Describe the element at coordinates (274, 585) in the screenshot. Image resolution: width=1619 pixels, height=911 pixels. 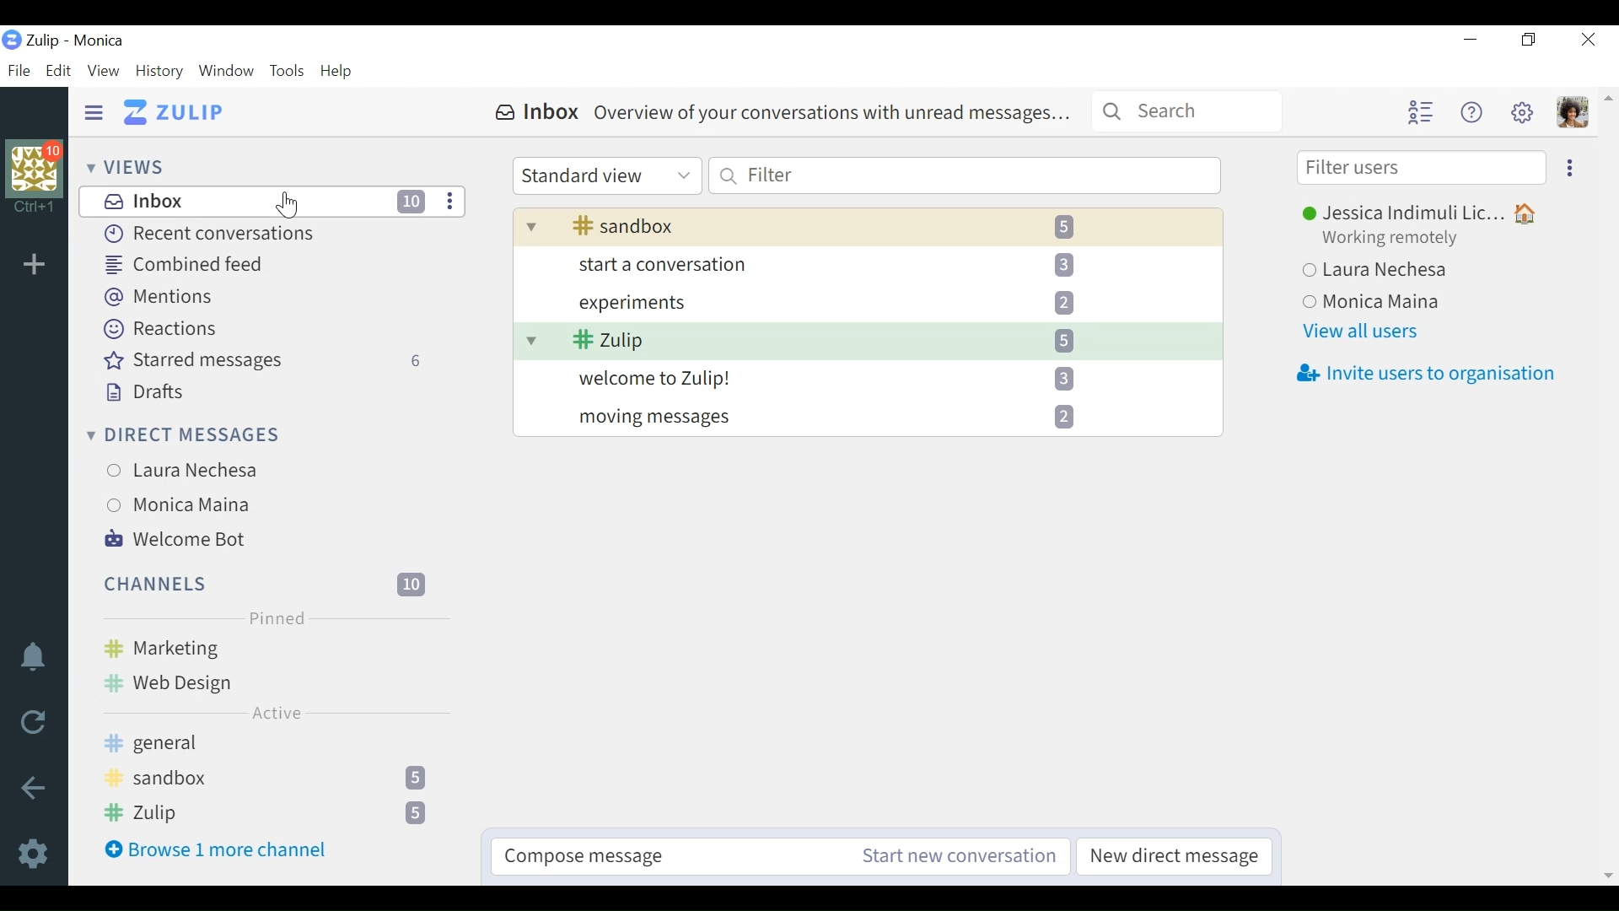
I see `Channels` at that location.